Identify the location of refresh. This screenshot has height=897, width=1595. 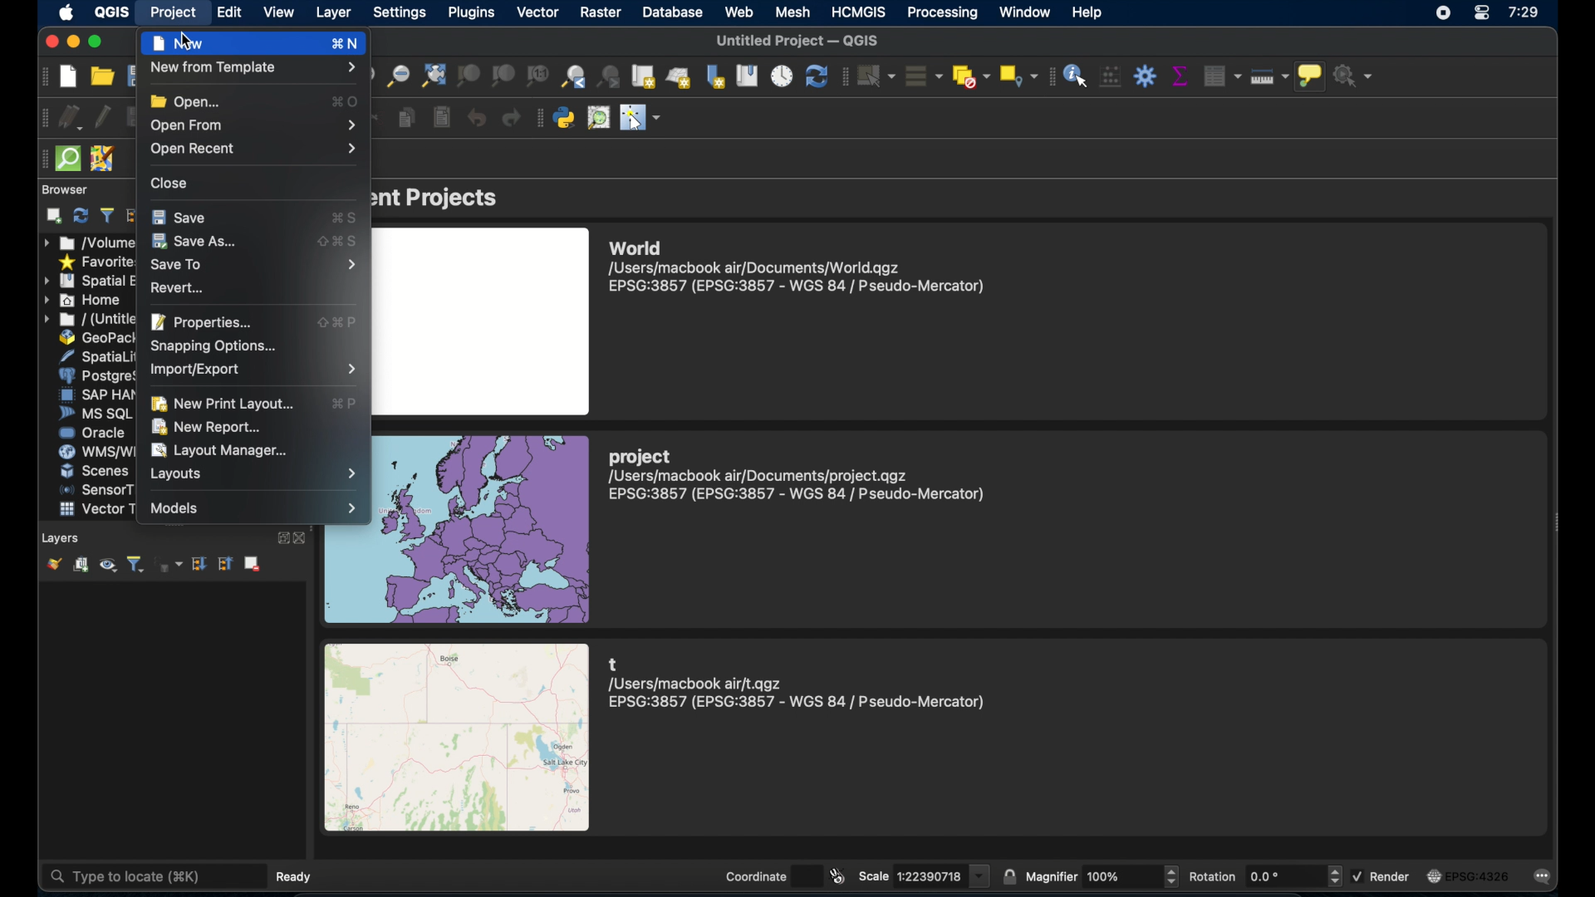
(816, 78).